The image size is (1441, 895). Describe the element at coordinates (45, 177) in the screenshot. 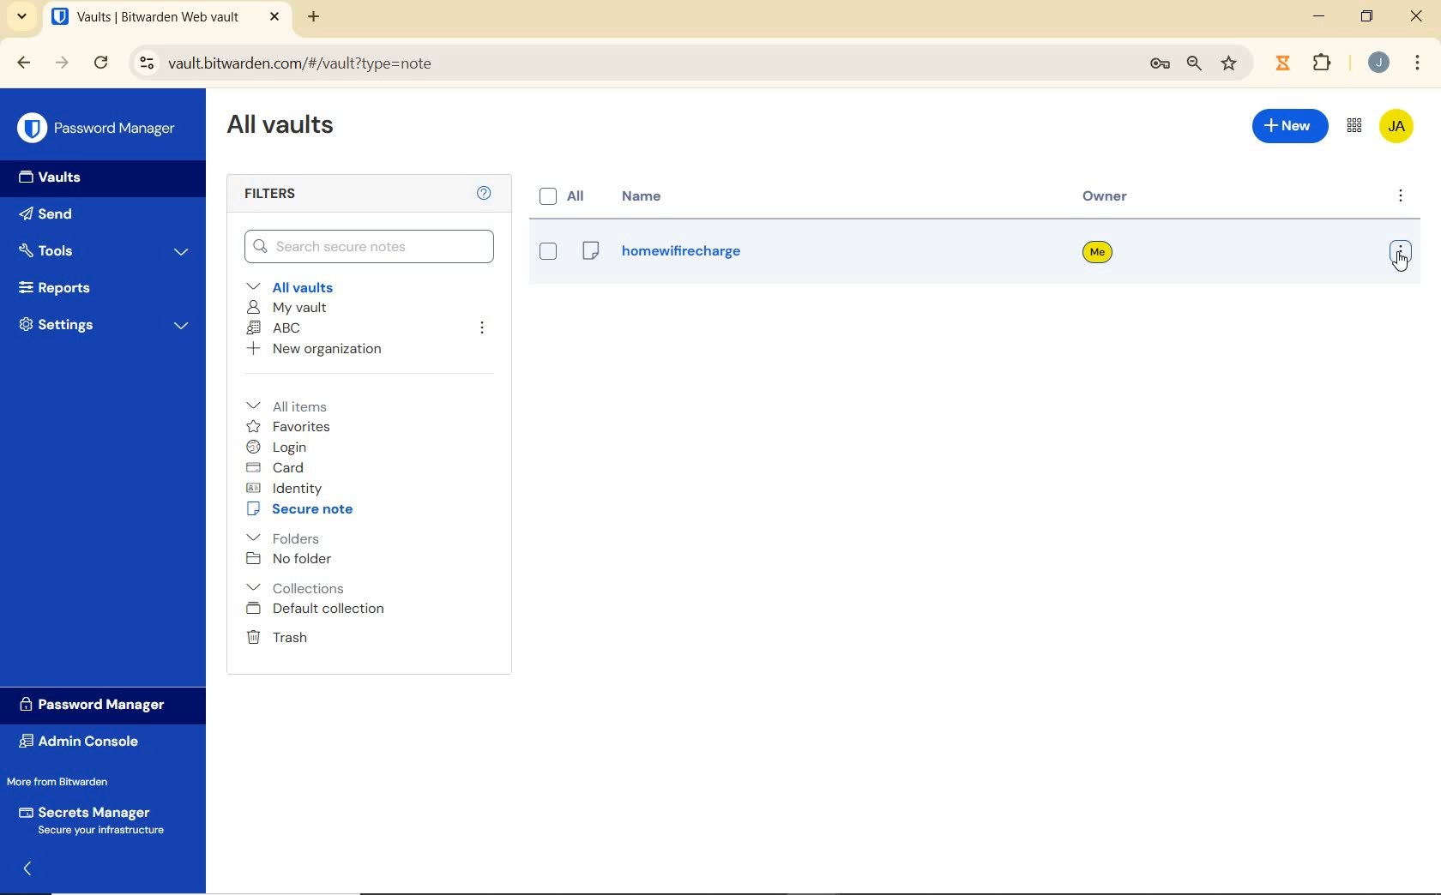

I see `Vaults` at that location.